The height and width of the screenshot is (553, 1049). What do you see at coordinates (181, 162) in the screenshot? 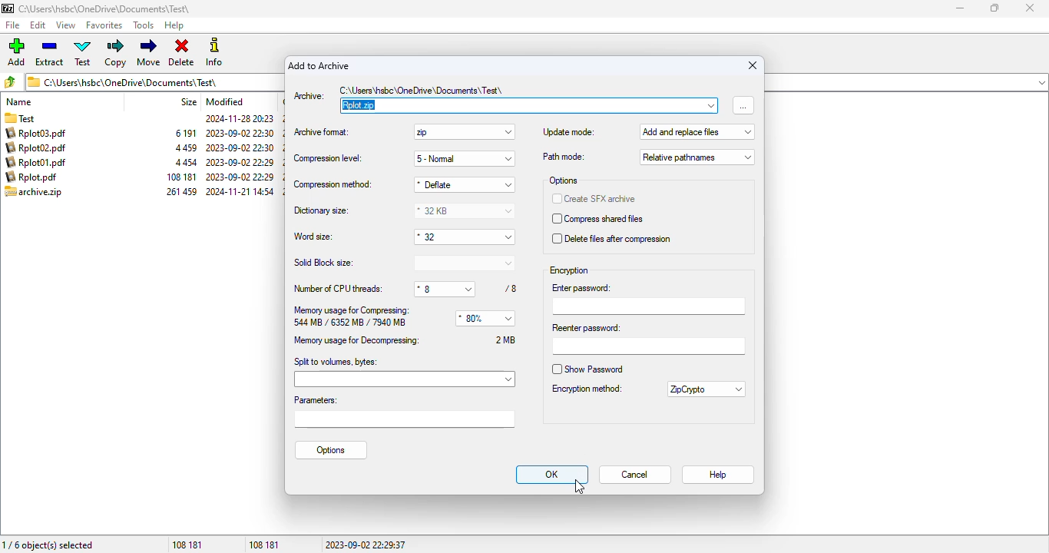
I see `archive` at bounding box center [181, 162].